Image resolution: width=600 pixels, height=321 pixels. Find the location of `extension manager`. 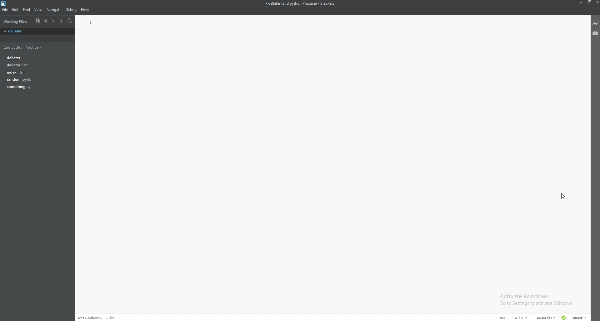

extension manager is located at coordinates (595, 33).